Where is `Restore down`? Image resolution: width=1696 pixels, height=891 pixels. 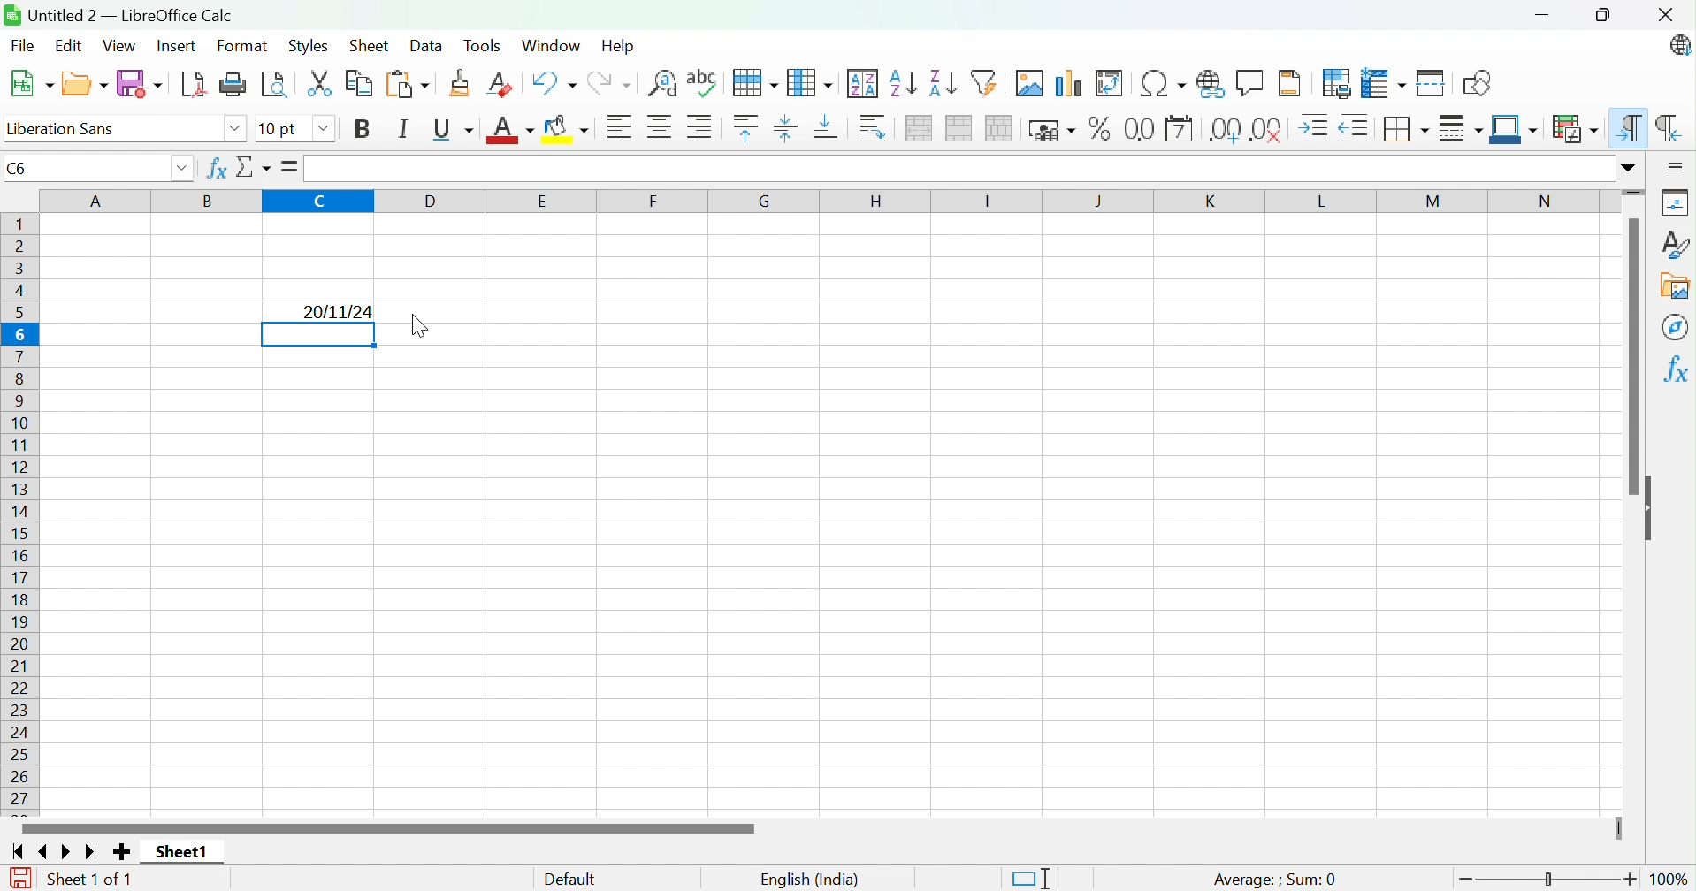 Restore down is located at coordinates (1604, 17).